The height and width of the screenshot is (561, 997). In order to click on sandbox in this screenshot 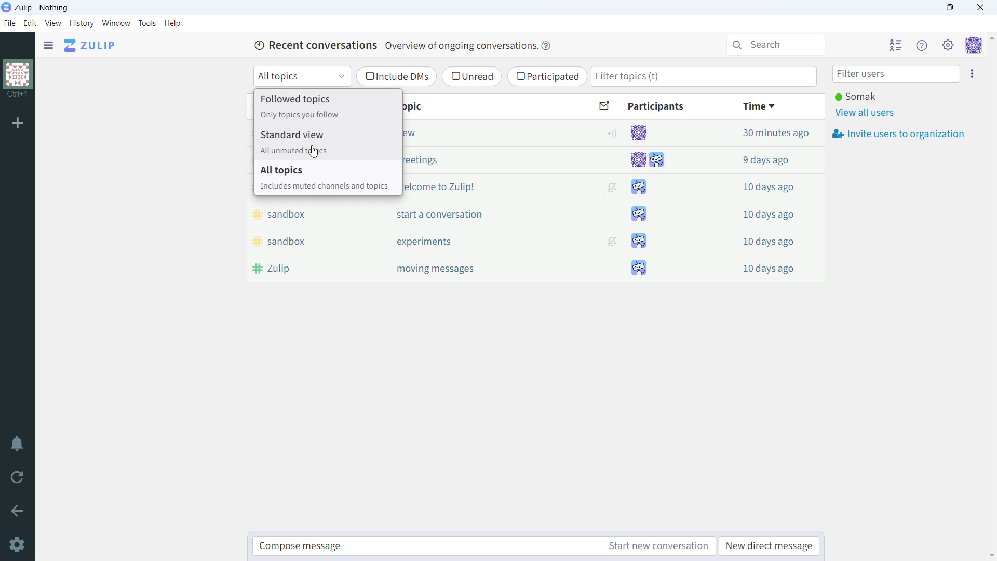, I will do `click(304, 241)`.